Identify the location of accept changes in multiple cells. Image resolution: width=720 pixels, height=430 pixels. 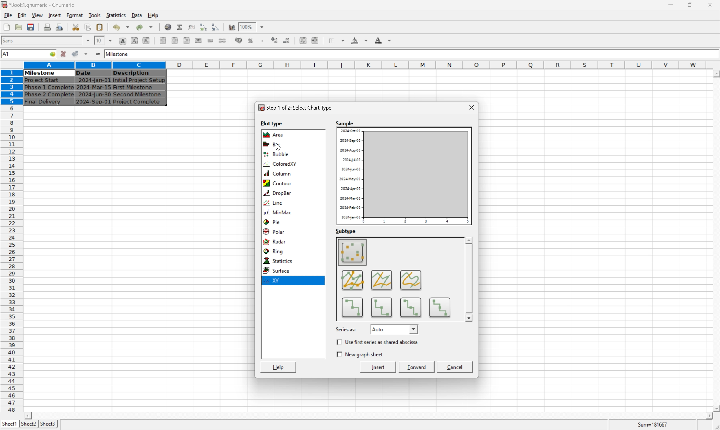
(87, 55).